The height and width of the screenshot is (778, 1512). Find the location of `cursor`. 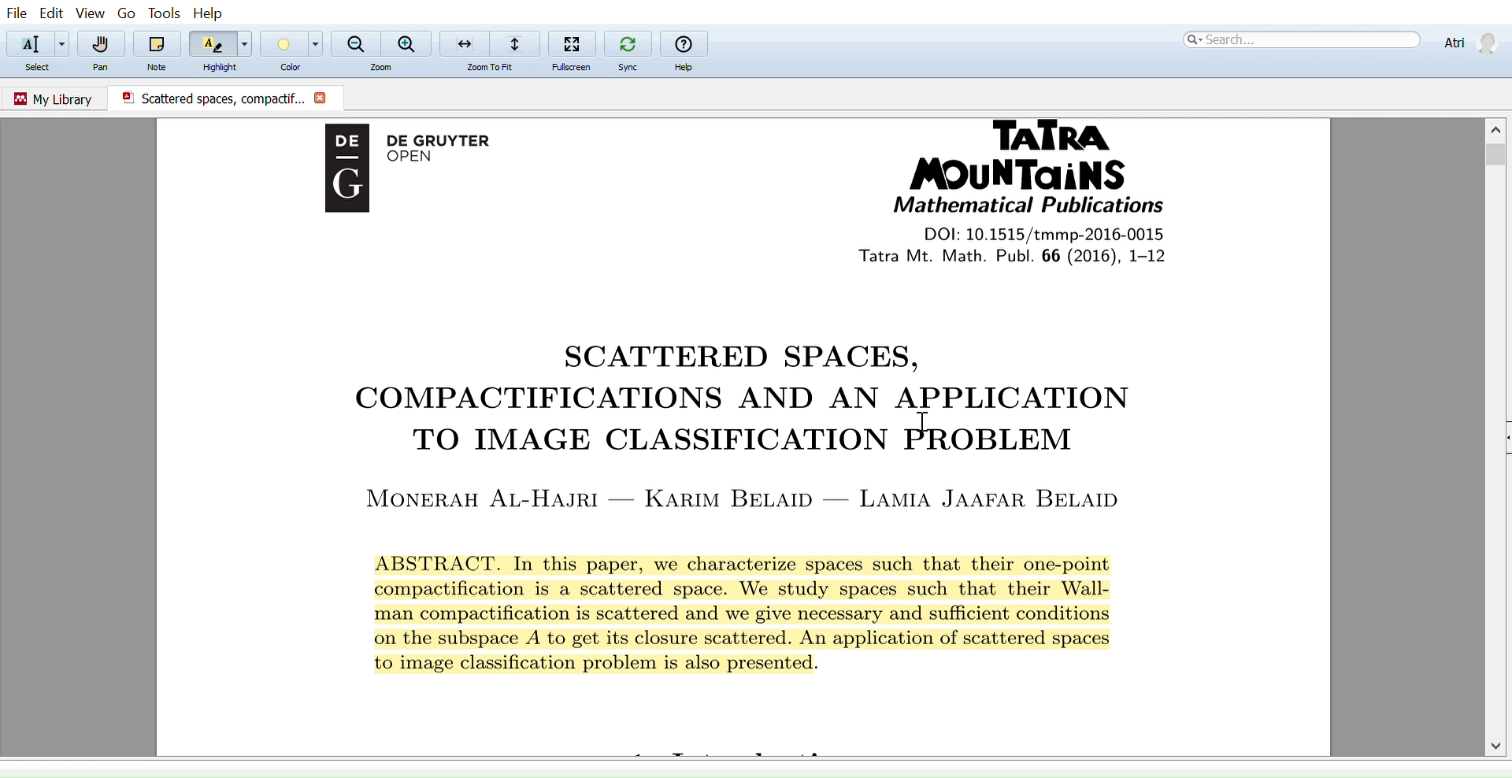

cursor is located at coordinates (921, 422).